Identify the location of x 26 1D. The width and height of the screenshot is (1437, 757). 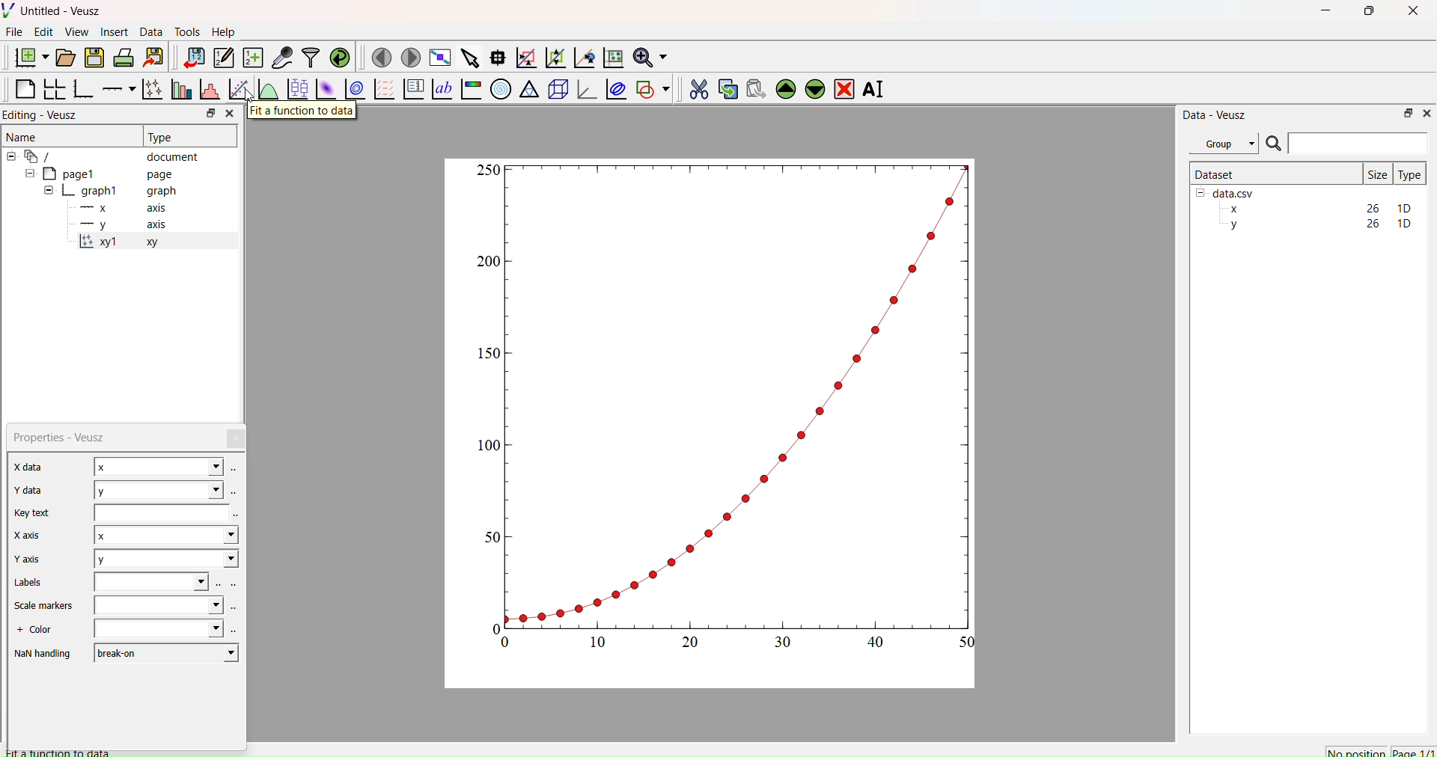
(1317, 209).